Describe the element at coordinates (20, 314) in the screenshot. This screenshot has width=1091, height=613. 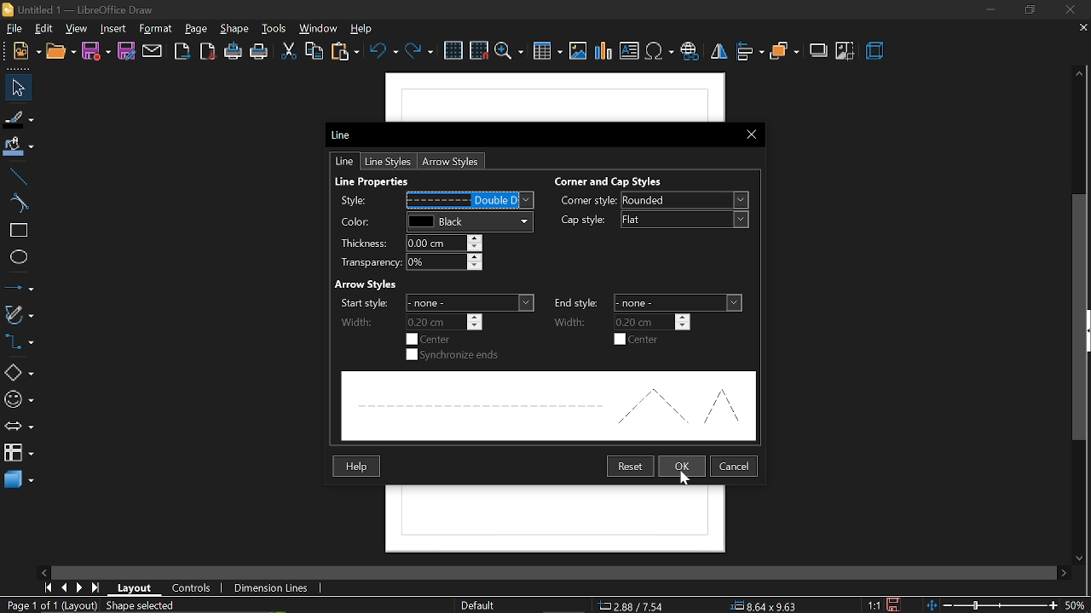
I see `curves and polygons` at that location.